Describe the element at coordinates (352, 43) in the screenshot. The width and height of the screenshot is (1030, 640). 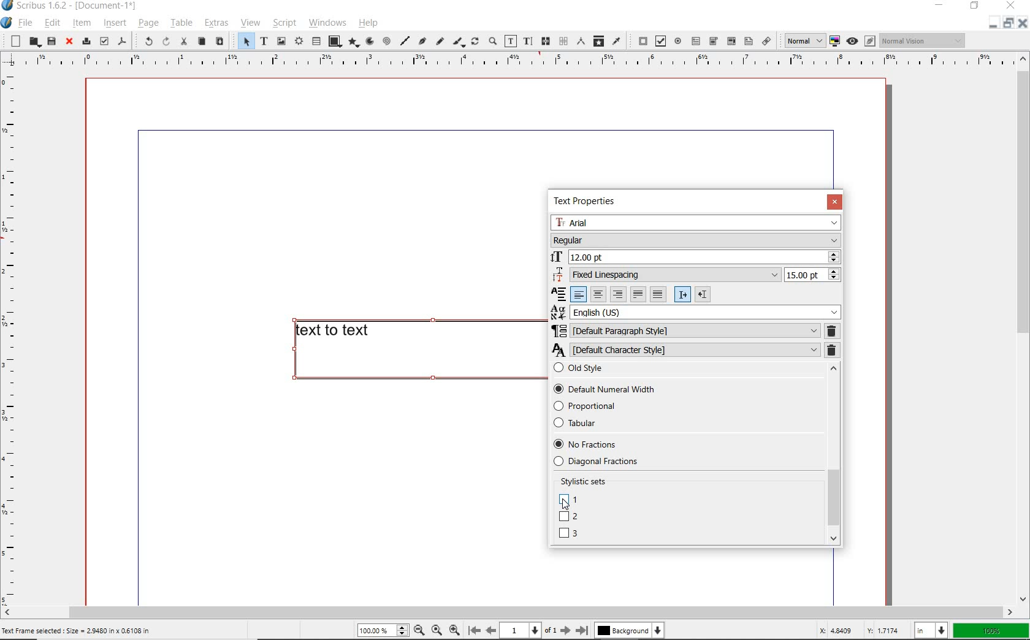
I see `polygon` at that location.